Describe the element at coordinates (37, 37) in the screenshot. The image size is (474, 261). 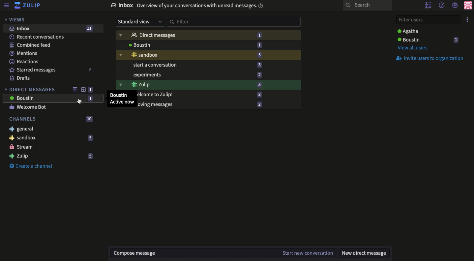
I see `Recent conversations` at that location.